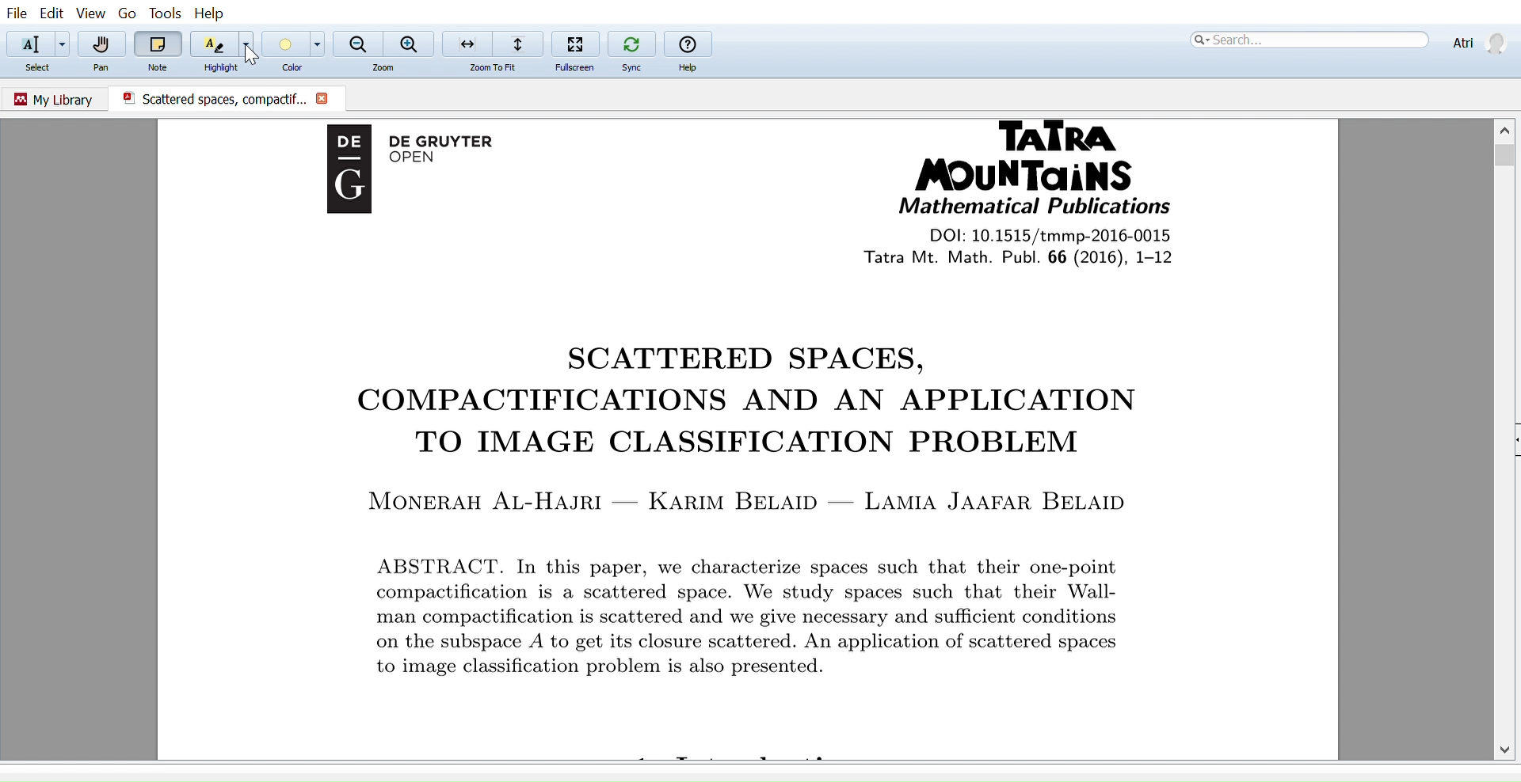 This screenshot has width=1521, height=782. Describe the element at coordinates (1507, 158) in the screenshot. I see `Vertical scrollbar` at that location.